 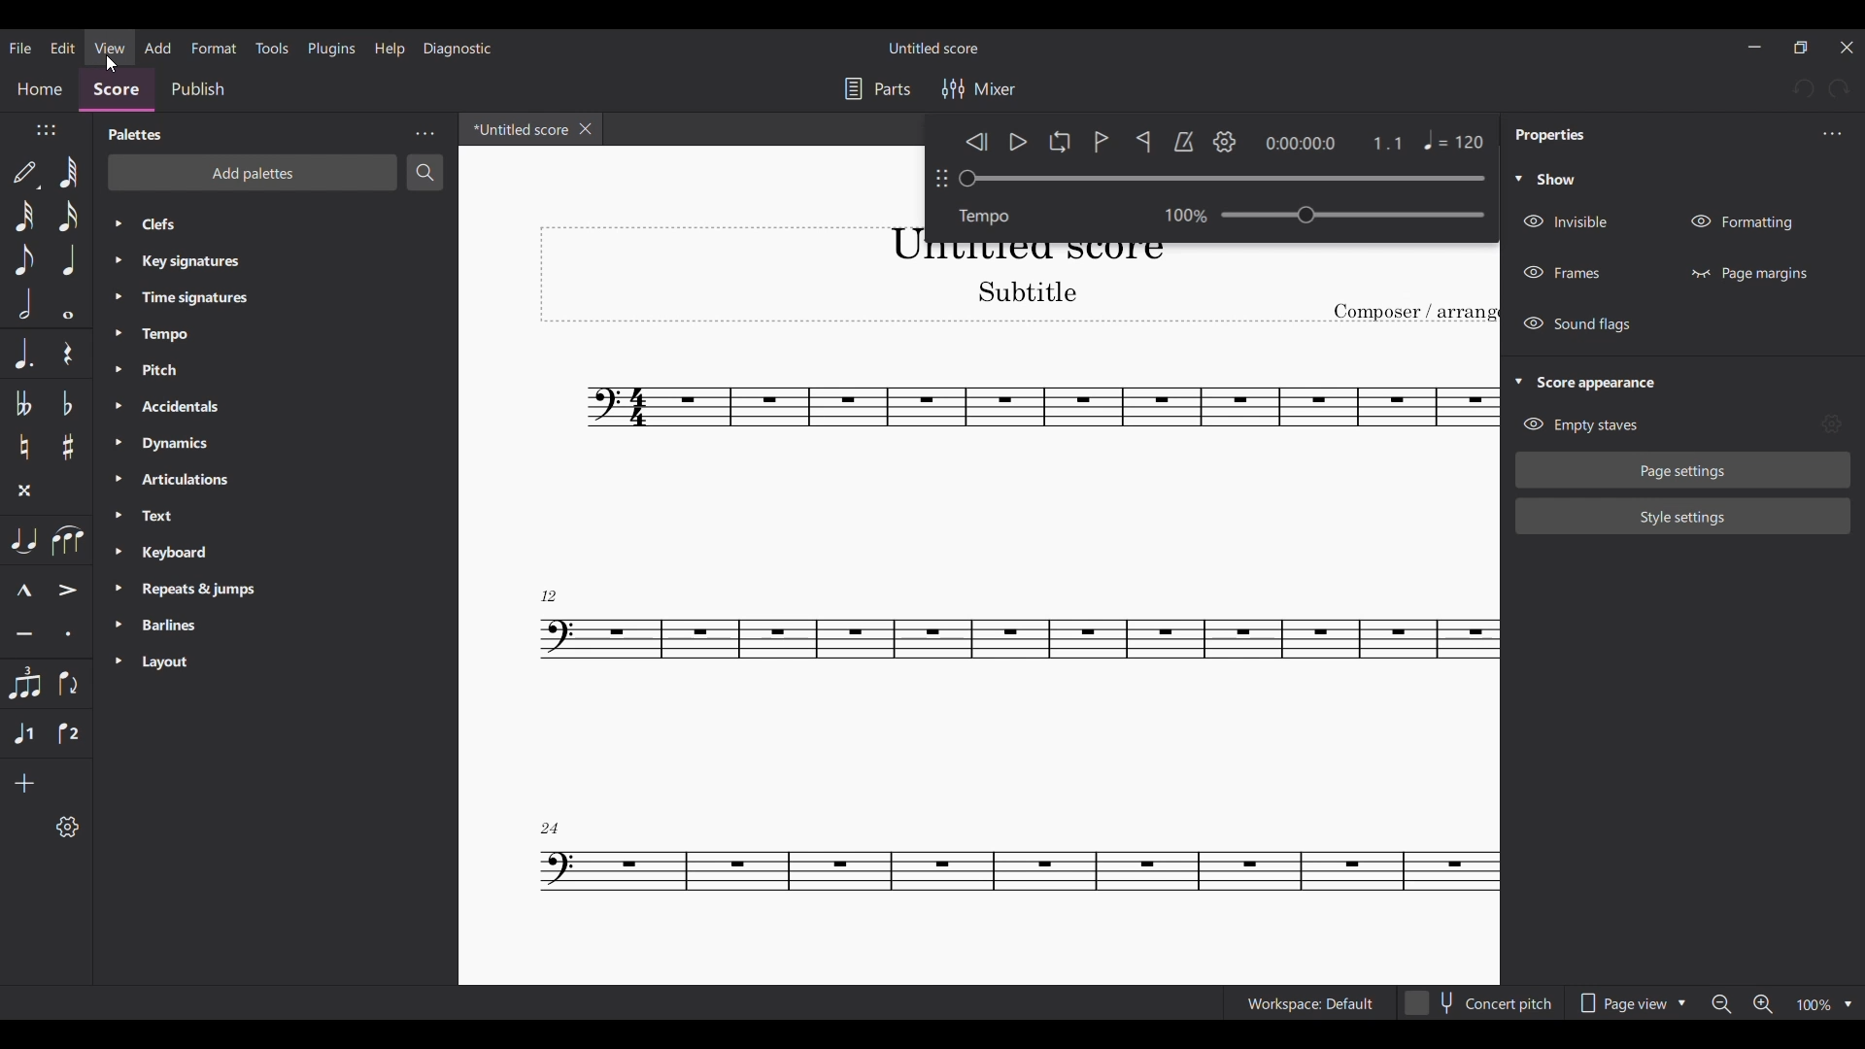 I want to click on Tenuto, so click(x=23, y=633).